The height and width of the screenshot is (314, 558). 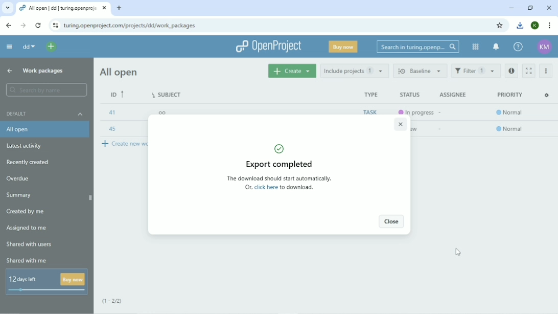 I want to click on Work packages, so click(x=43, y=72).